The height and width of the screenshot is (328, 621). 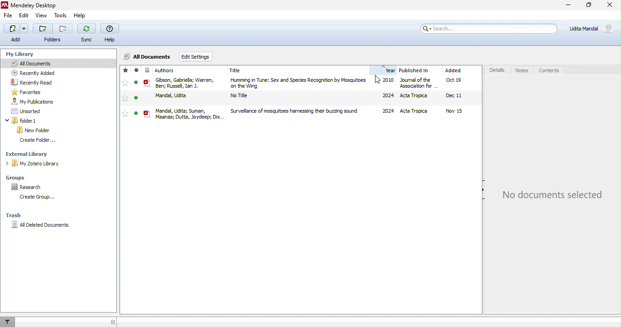 I want to click on recently read, so click(x=30, y=82).